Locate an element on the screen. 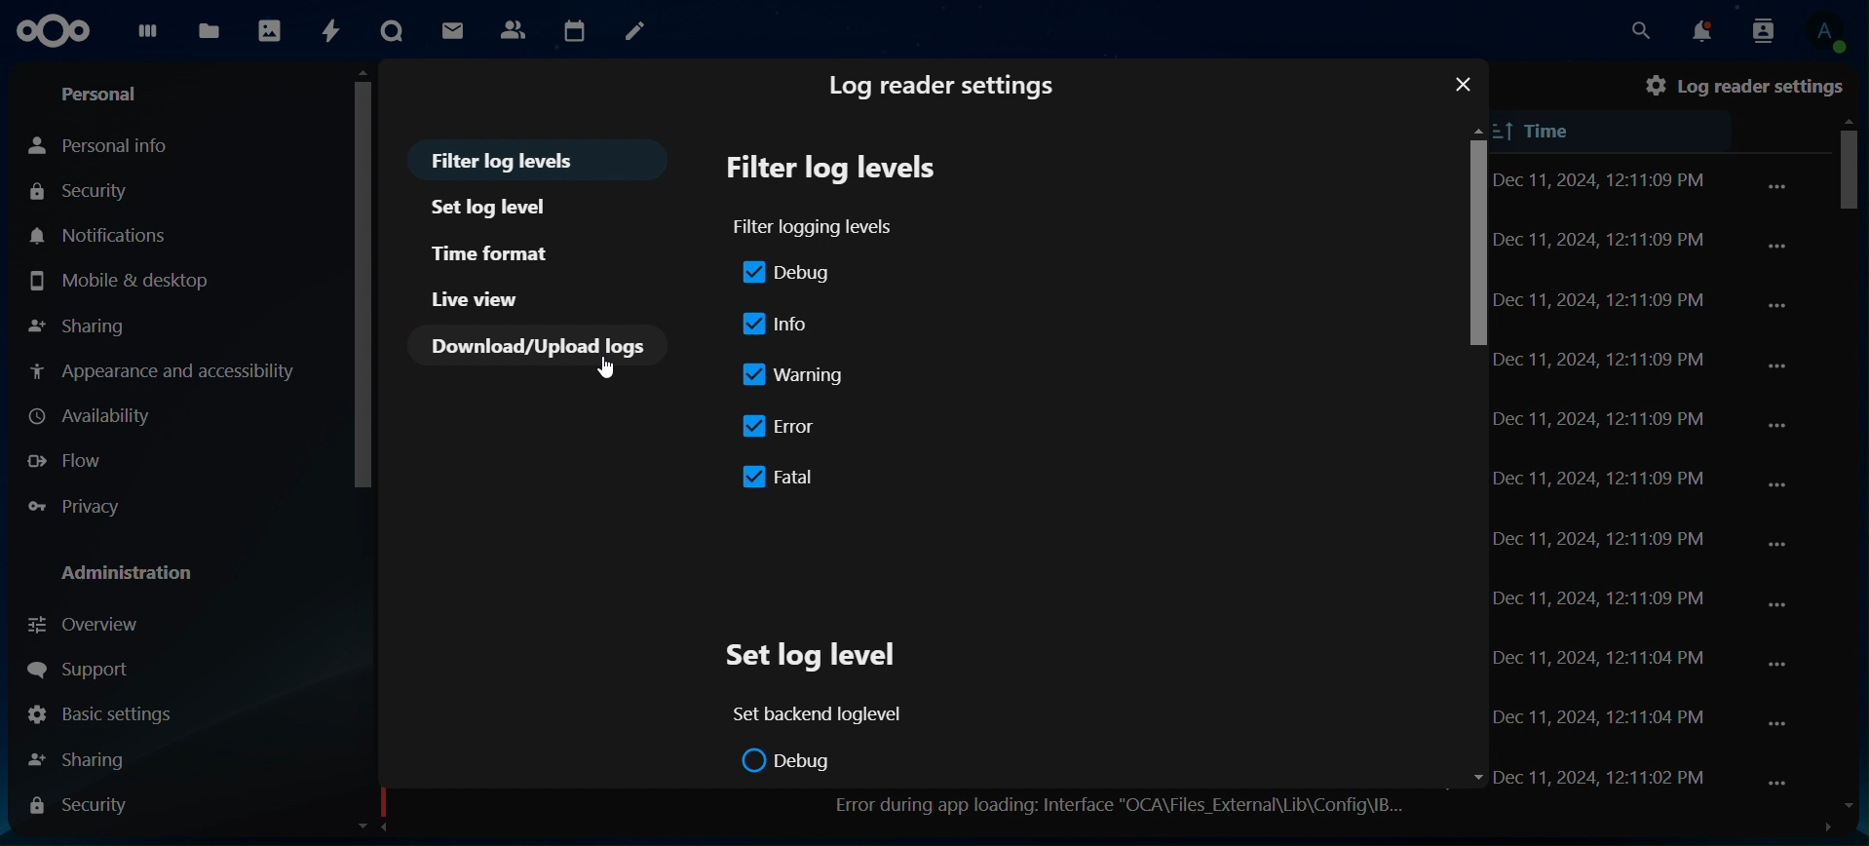 The image size is (1869, 846). mobile & desktop is located at coordinates (119, 281).